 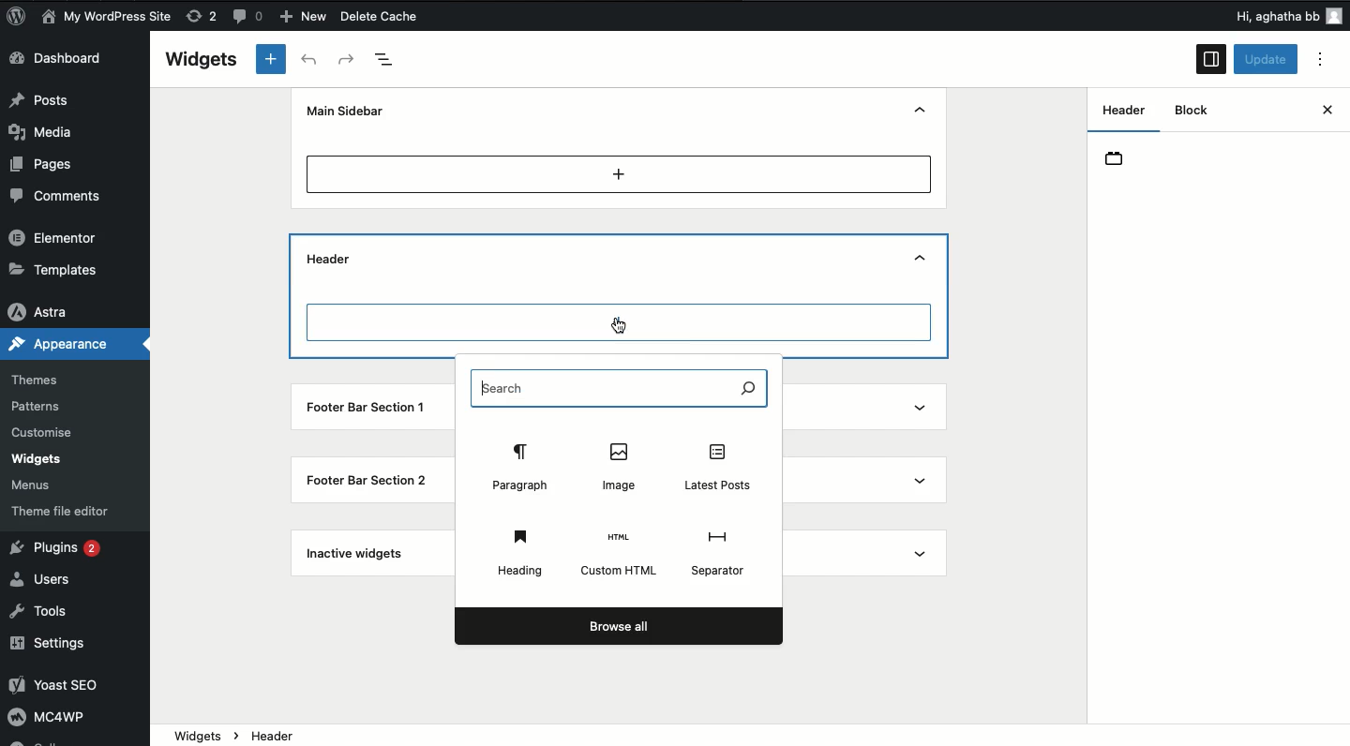 What do you see at coordinates (1210, 60) in the screenshot?
I see `Sidebar` at bounding box center [1210, 60].